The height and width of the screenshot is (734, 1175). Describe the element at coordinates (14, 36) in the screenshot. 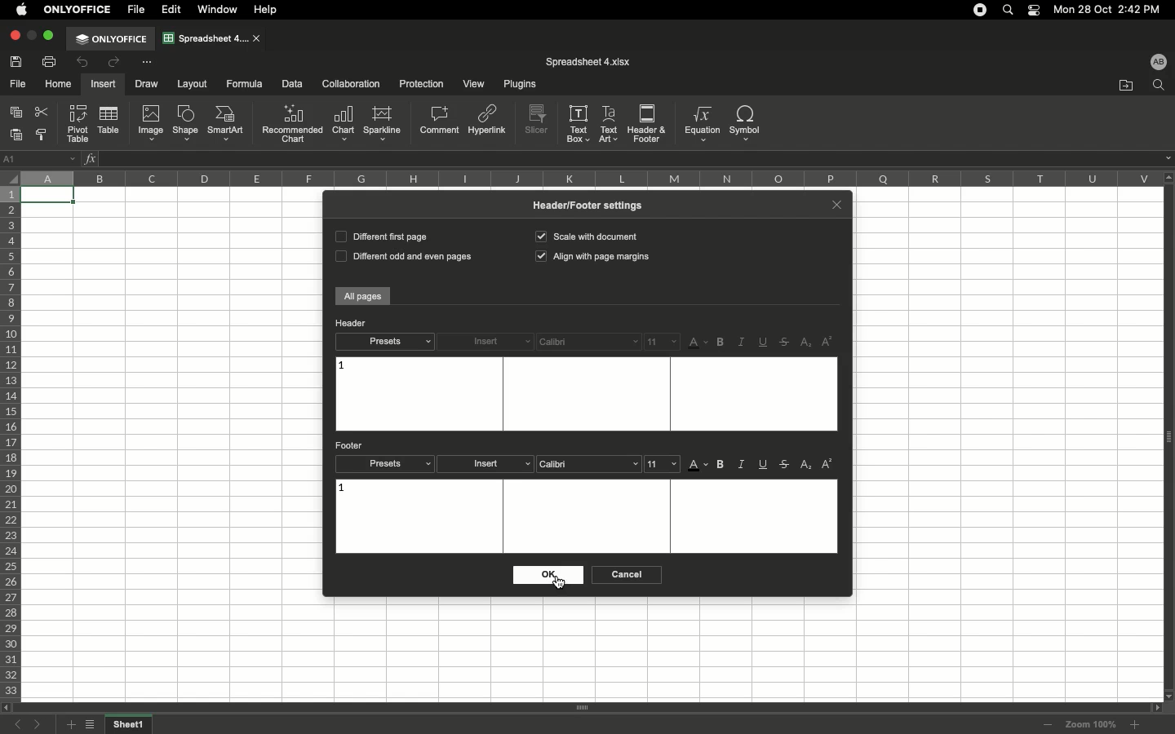

I see `Close` at that location.